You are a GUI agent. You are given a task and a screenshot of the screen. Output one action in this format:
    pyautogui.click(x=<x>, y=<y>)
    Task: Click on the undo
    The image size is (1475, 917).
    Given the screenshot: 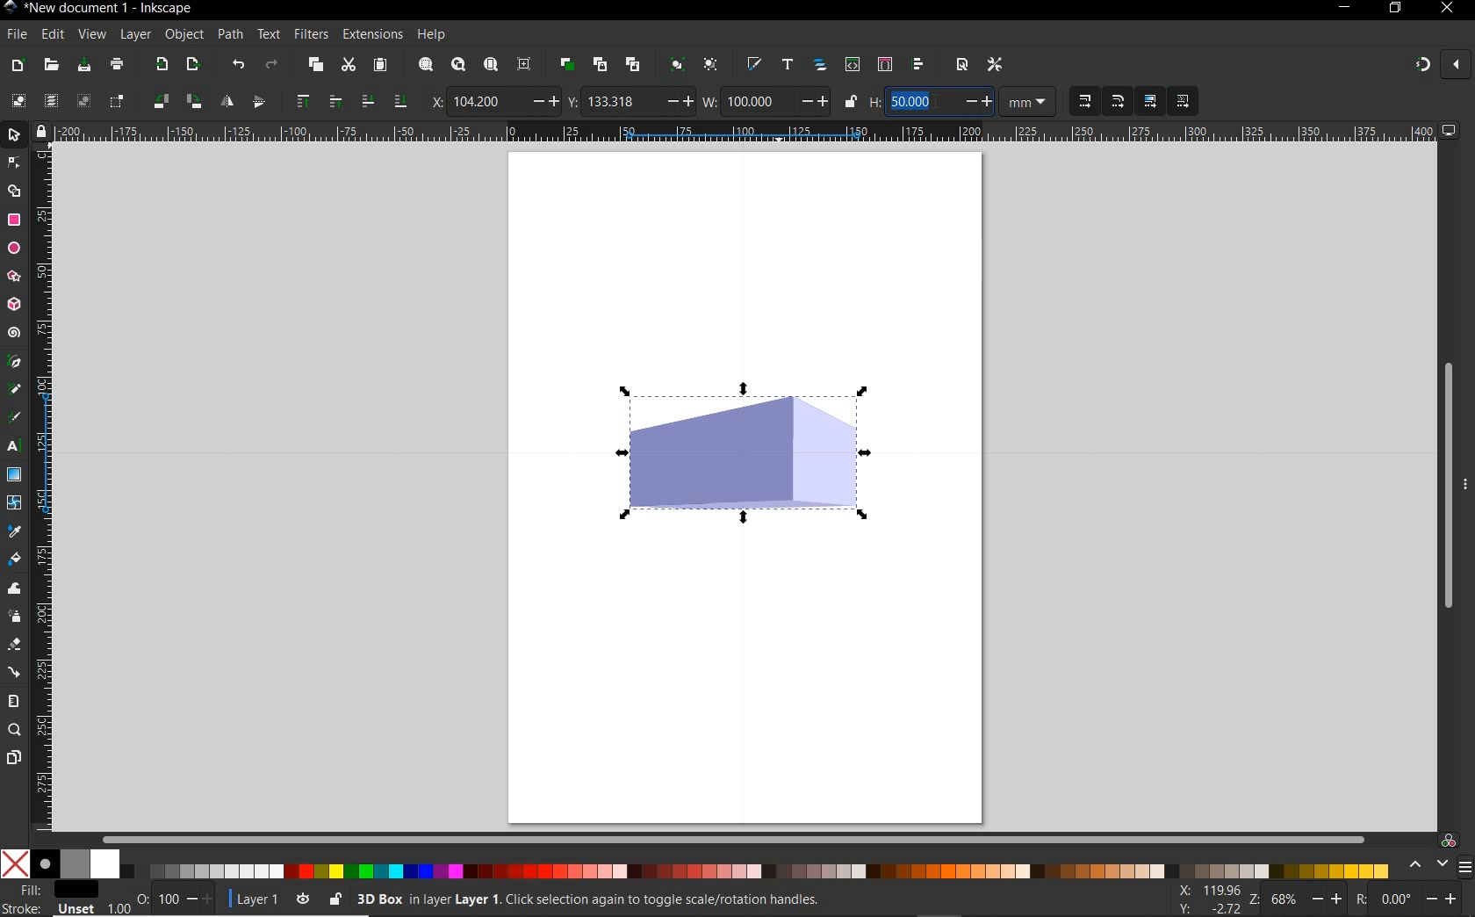 What is the action you would take?
    pyautogui.click(x=238, y=64)
    